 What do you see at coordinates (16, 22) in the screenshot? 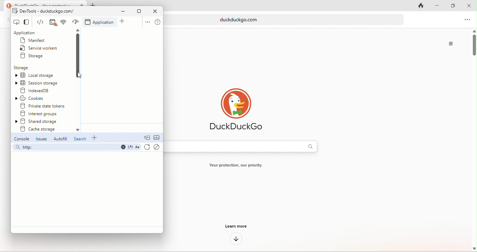
I see `inspect` at bounding box center [16, 22].